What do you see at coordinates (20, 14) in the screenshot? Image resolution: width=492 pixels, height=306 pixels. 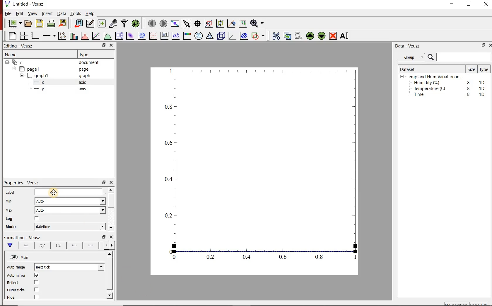 I see `Edit` at bounding box center [20, 14].